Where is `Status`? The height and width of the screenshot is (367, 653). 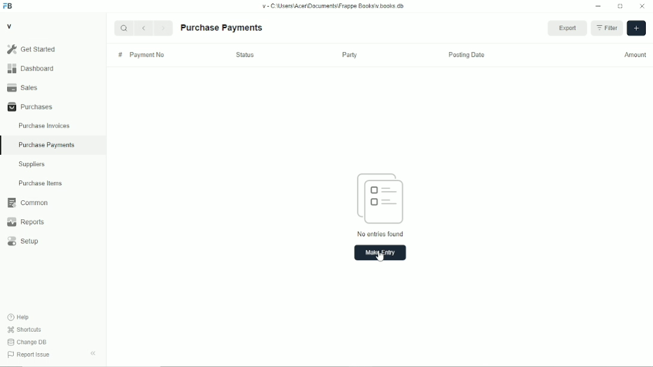 Status is located at coordinates (245, 54).